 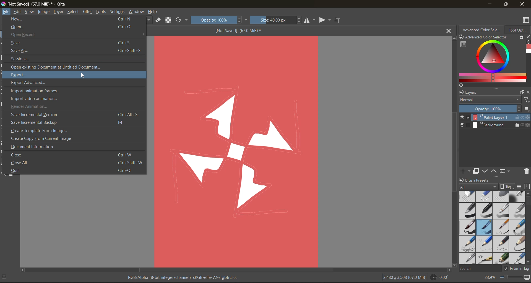 I want to click on app name and file name, so click(x=38, y=3).